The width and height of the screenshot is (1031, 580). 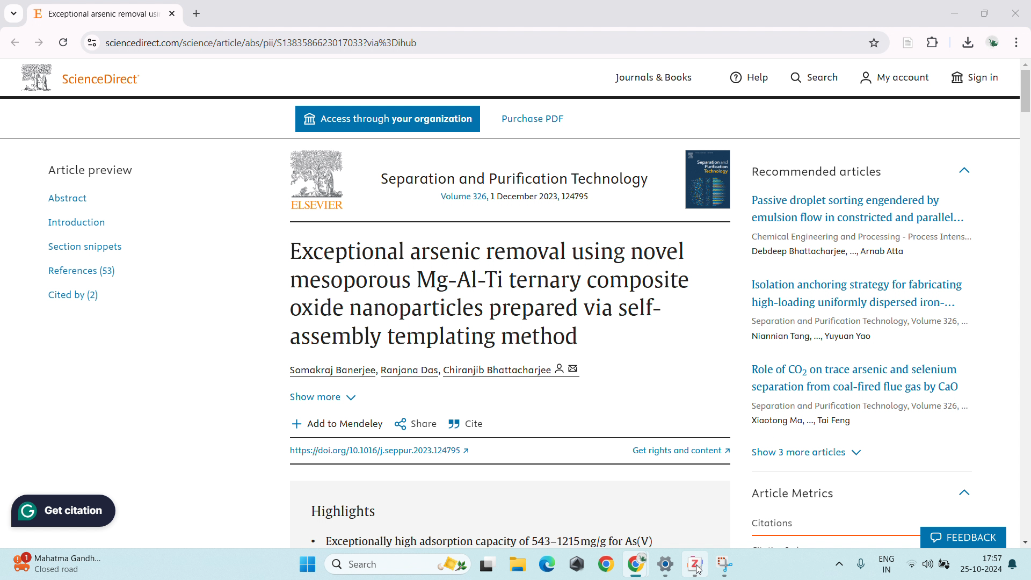 What do you see at coordinates (85, 245) in the screenshot?
I see `Section snippets` at bounding box center [85, 245].